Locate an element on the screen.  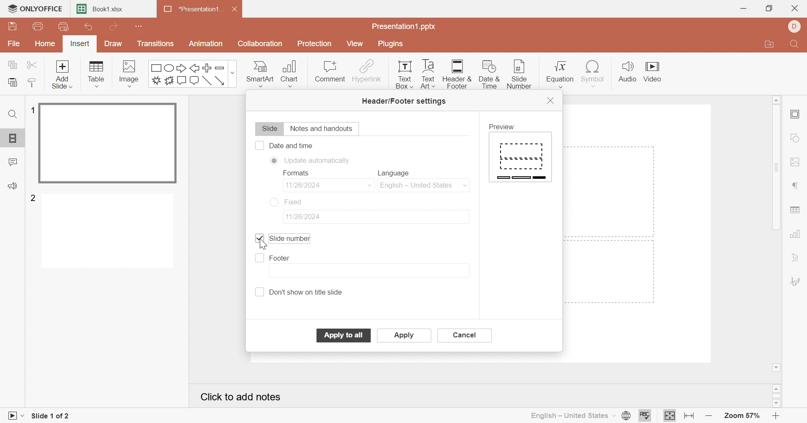
Minimize is located at coordinates (744, 9).